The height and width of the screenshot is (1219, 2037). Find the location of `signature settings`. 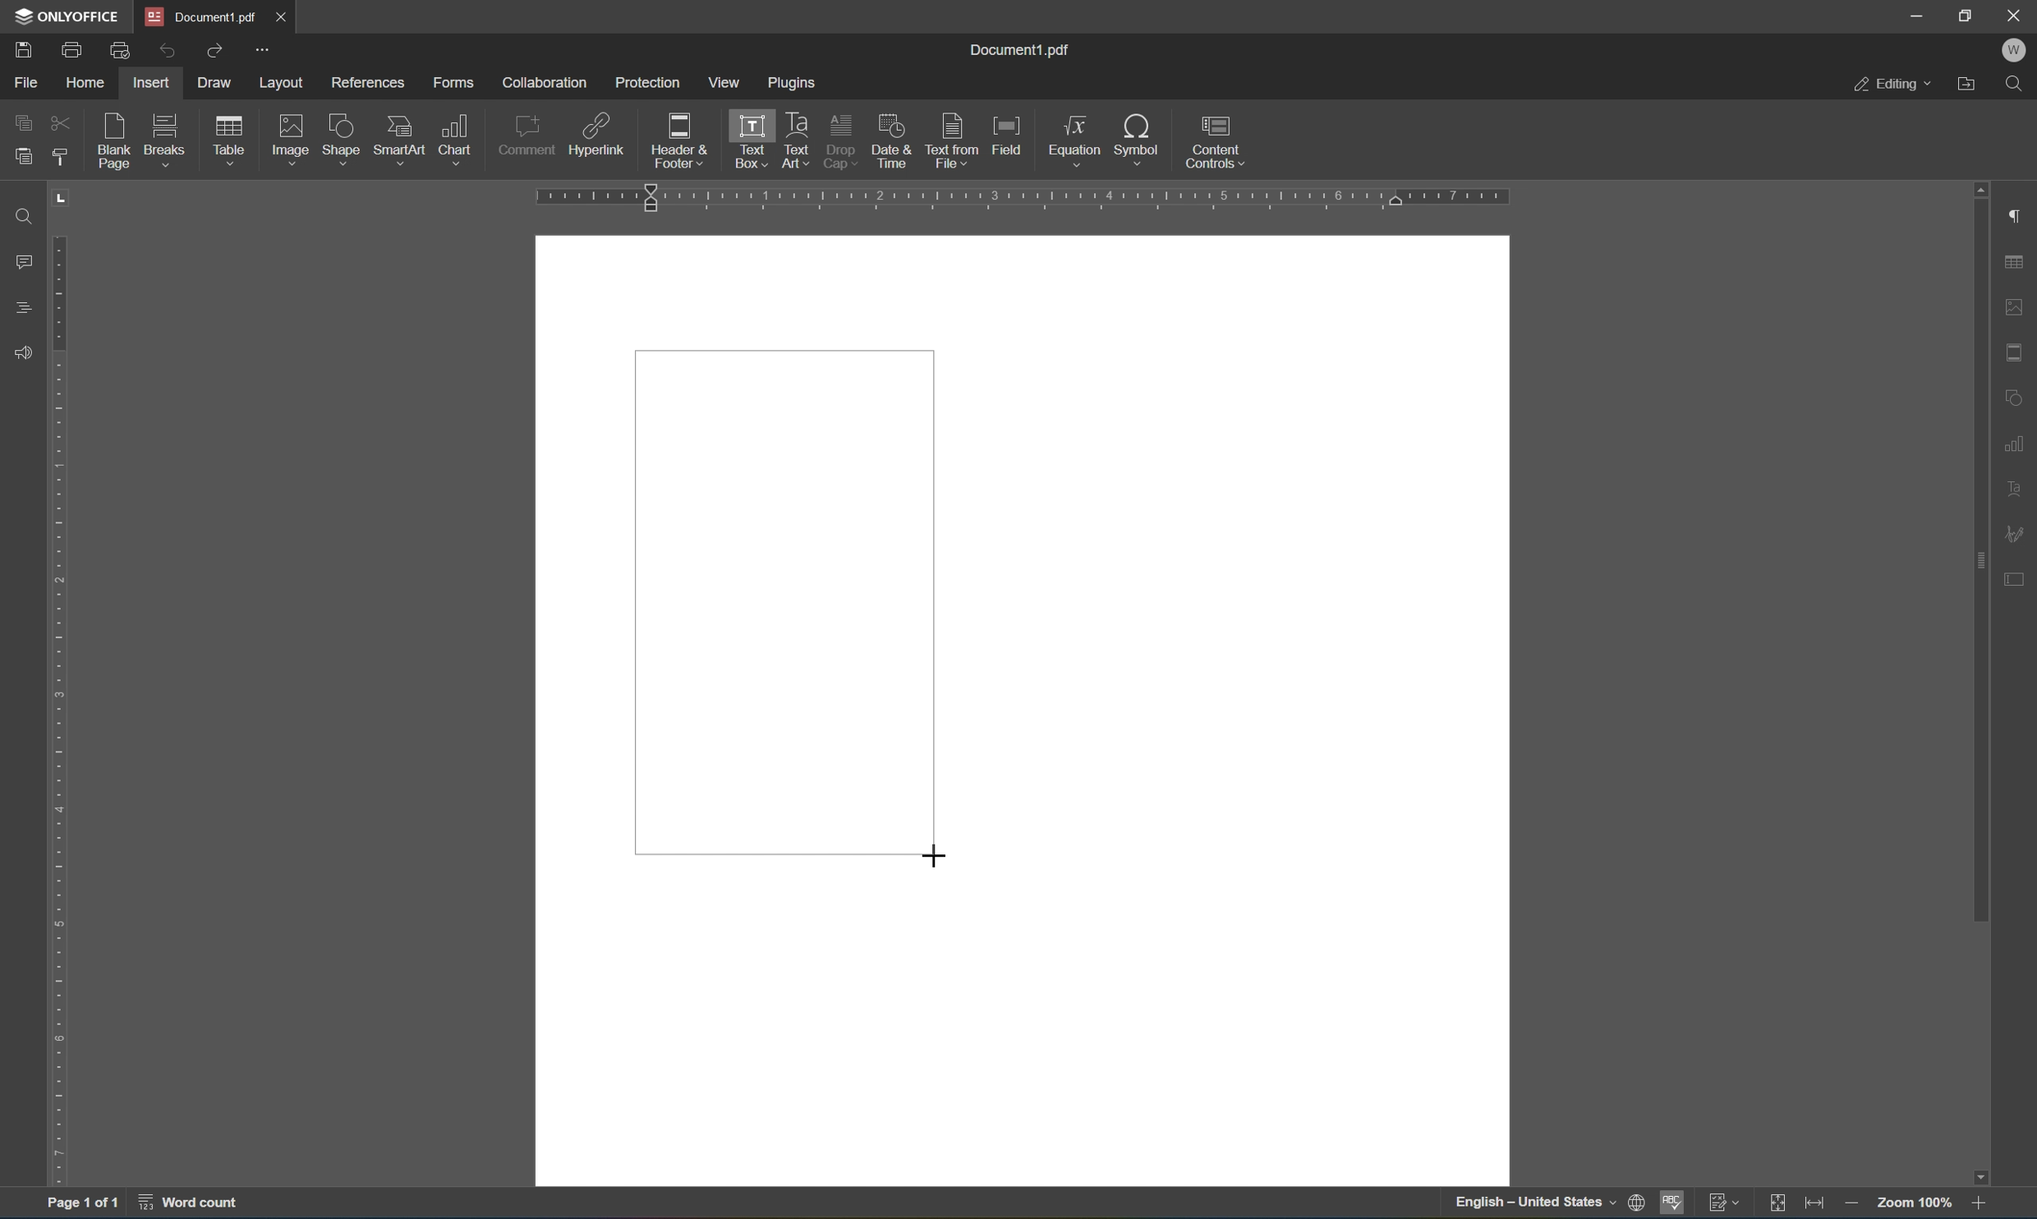

signature settings is located at coordinates (2012, 533).